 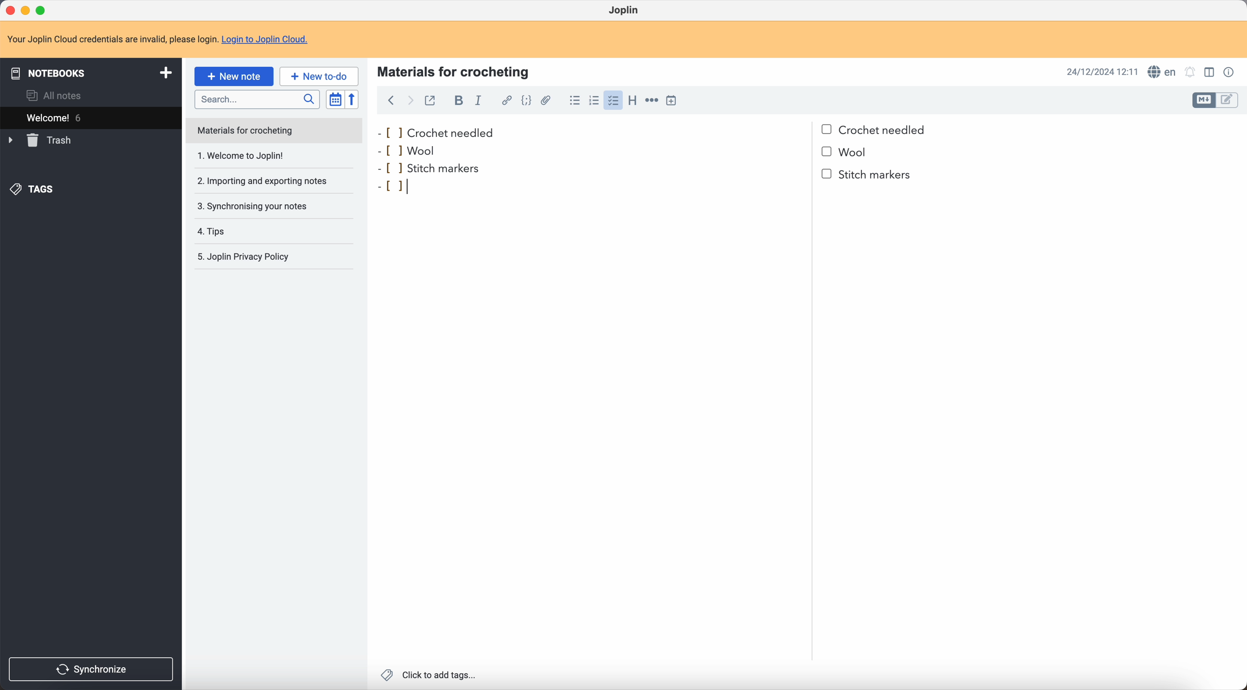 What do you see at coordinates (268, 157) in the screenshot?
I see `1. Welcome to Joplin!` at bounding box center [268, 157].